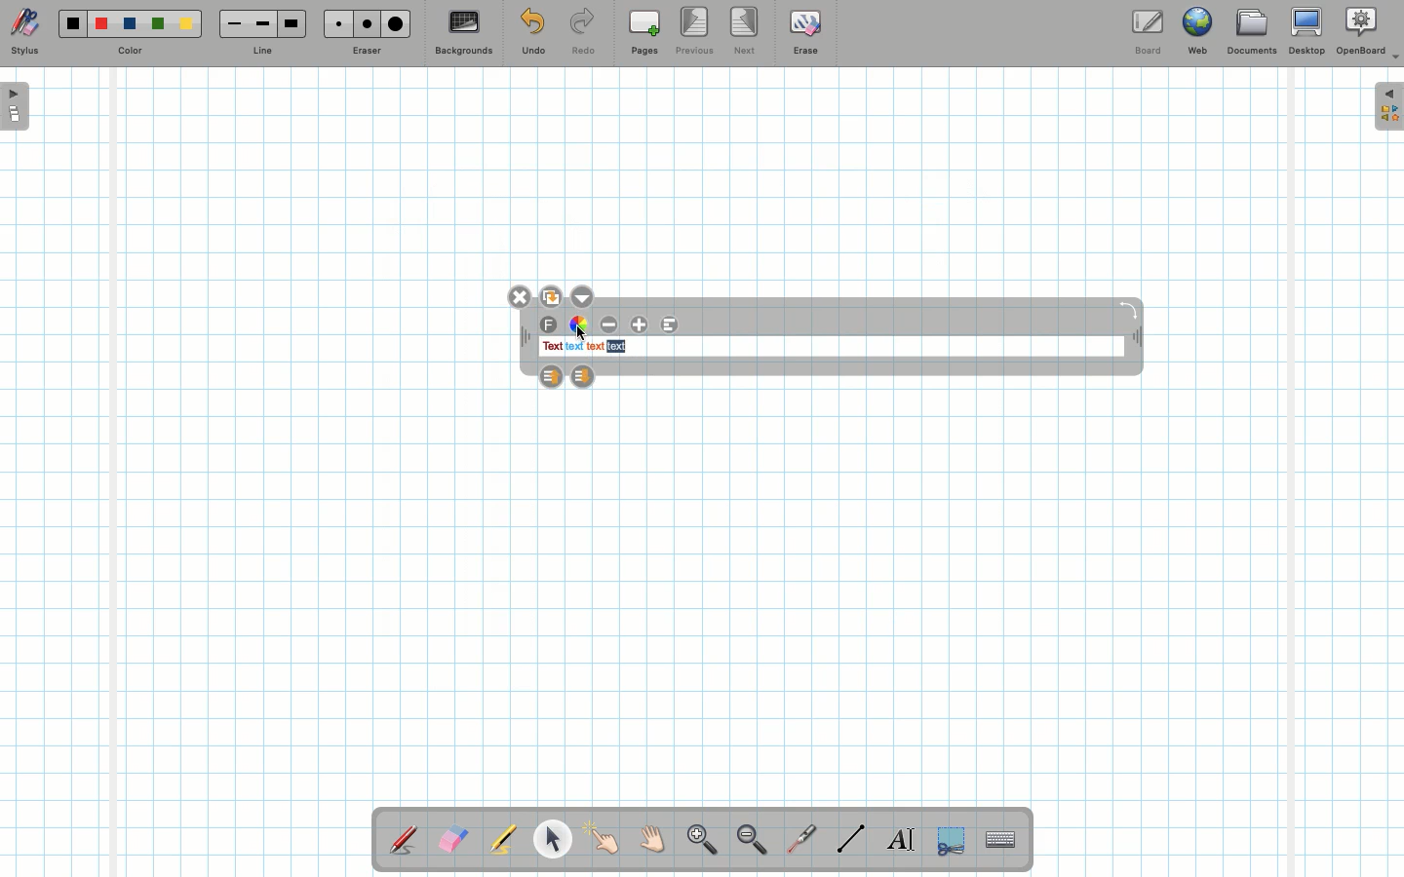 The width and height of the screenshot is (1404, 877). I want to click on Desktop, so click(1309, 31).